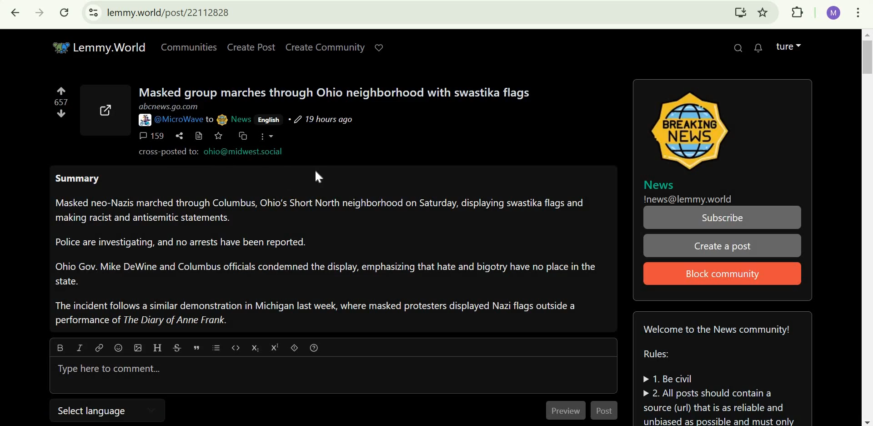 The image size is (873, 426). What do you see at coordinates (721, 218) in the screenshot?
I see `Subscribe` at bounding box center [721, 218].